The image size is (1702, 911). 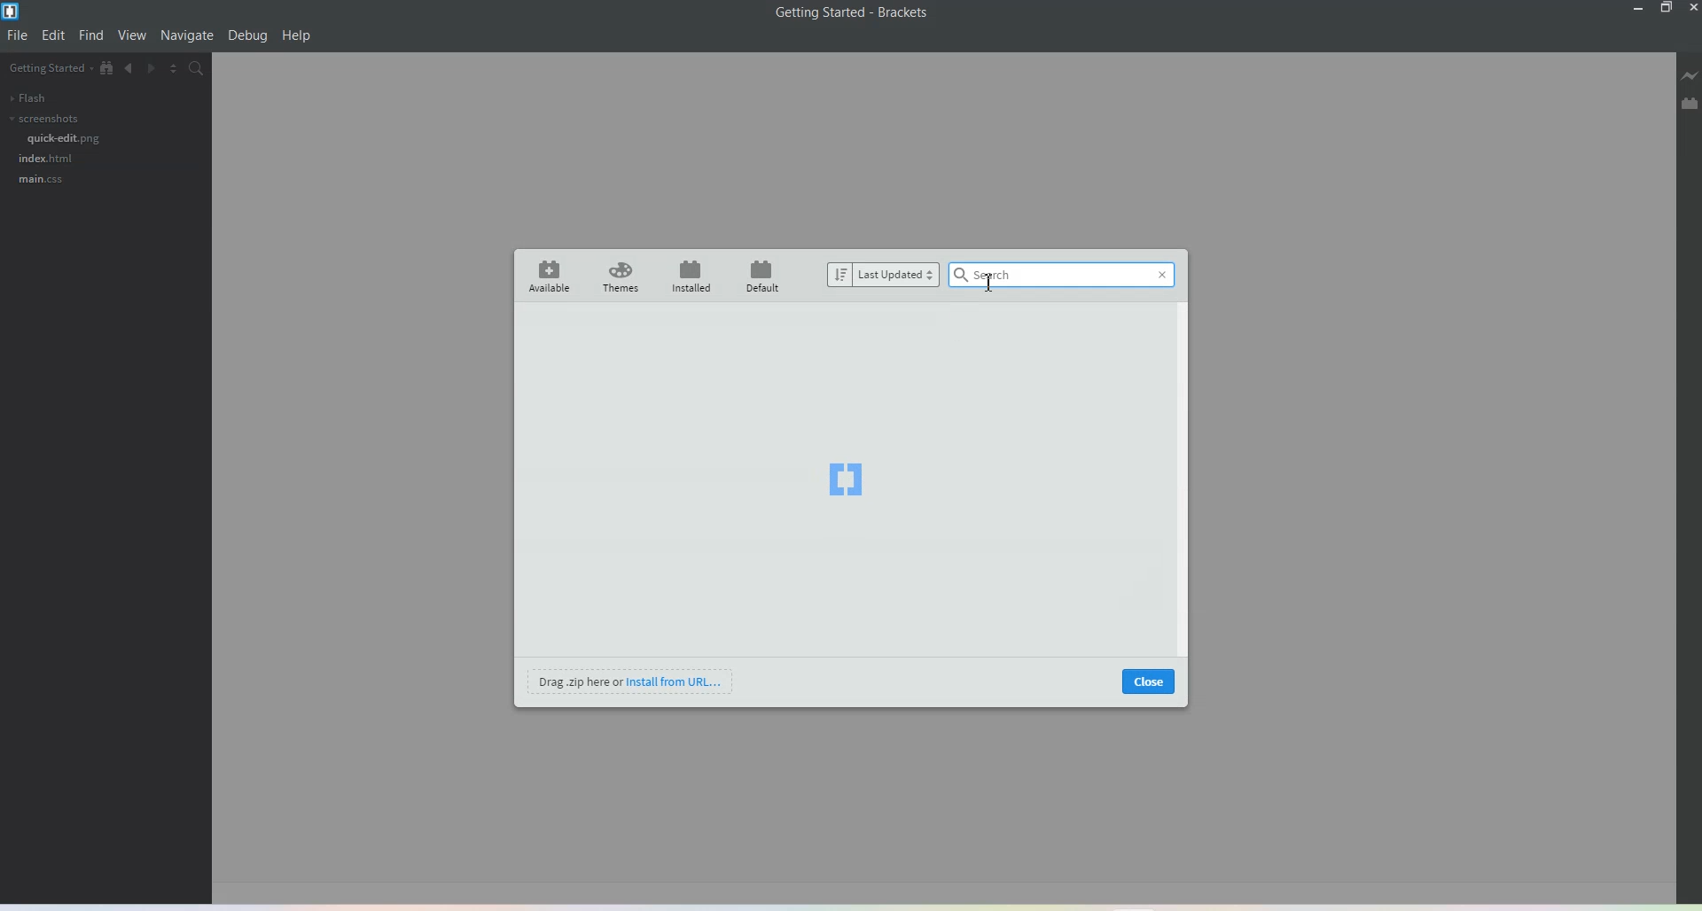 I want to click on Split the editor vertically or Horizontally, so click(x=178, y=70).